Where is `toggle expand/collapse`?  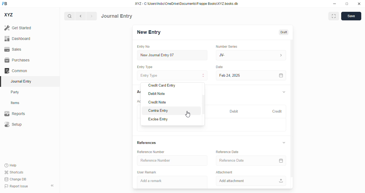
toggle expand/collapse is located at coordinates (284, 143).